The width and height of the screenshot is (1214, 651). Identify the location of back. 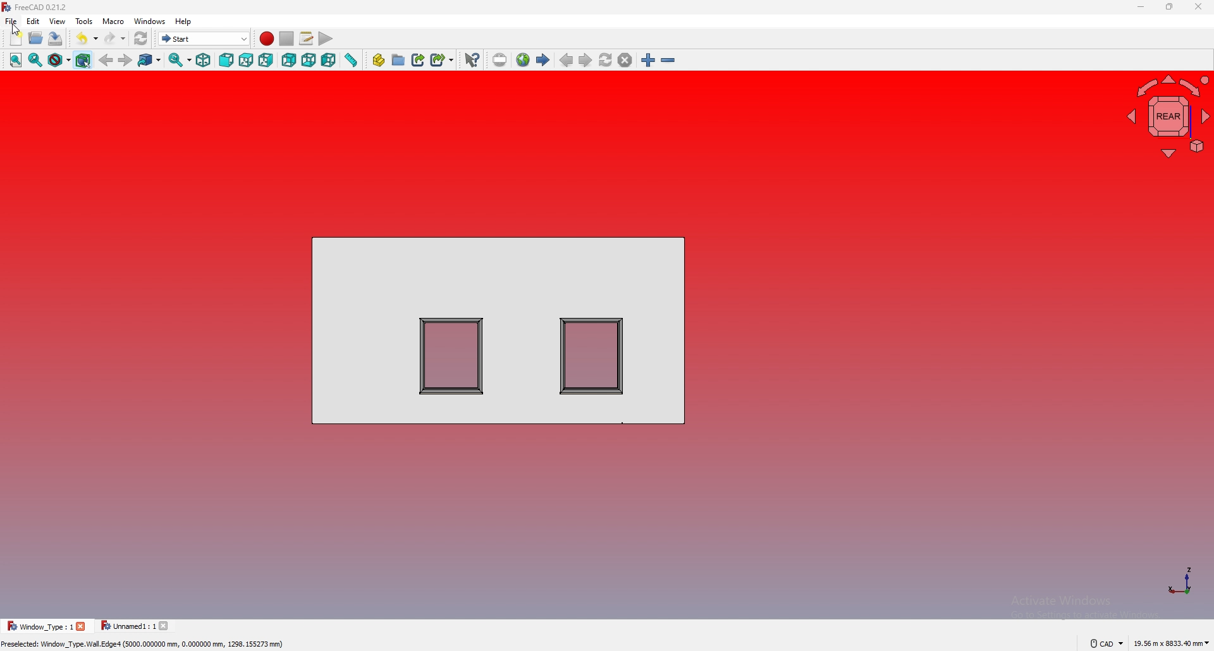
(106, 61).